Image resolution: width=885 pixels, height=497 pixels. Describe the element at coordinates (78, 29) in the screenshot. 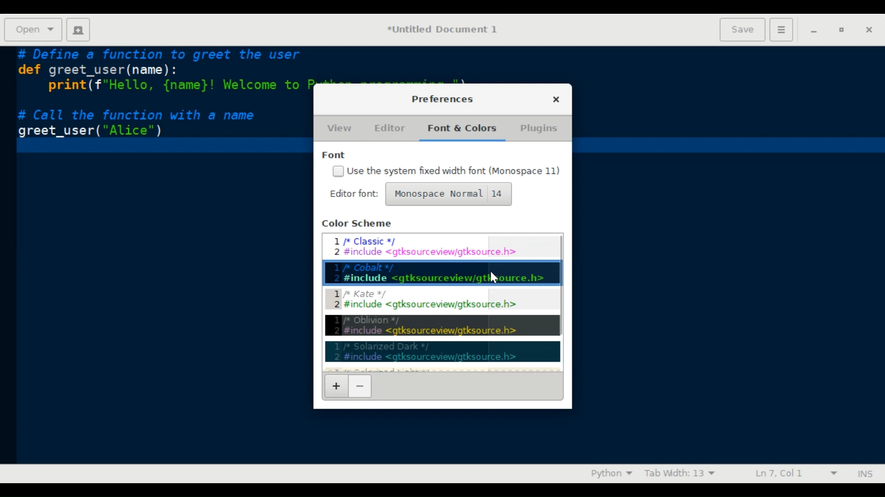

I see `Create new document` at that location.